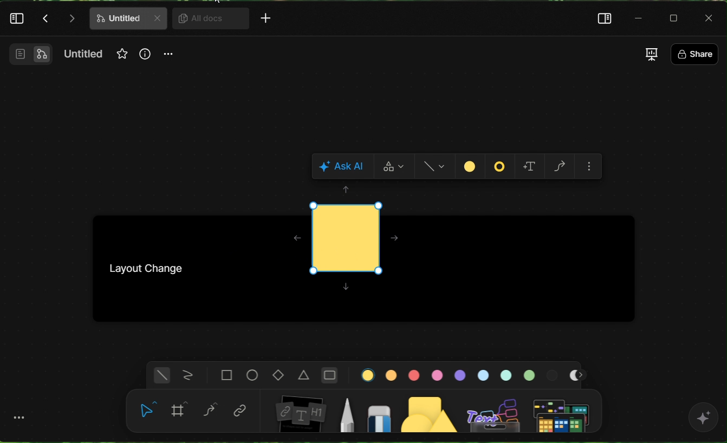  I want to click on share, so click(694, 53).